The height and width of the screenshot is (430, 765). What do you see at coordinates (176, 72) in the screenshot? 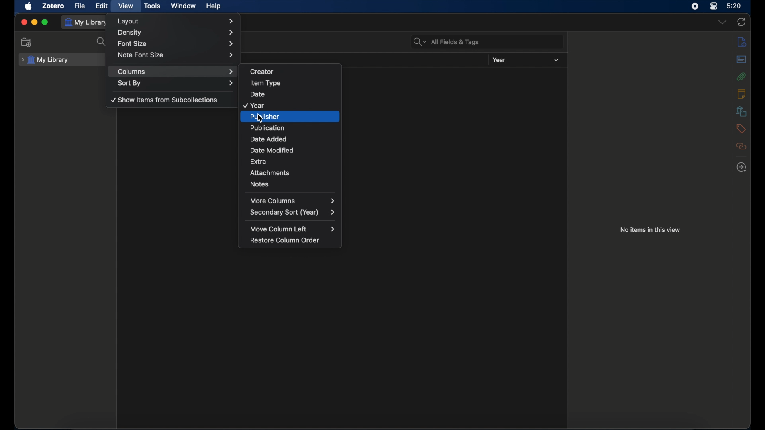
I see `columns` at bounding box center [176, 72].